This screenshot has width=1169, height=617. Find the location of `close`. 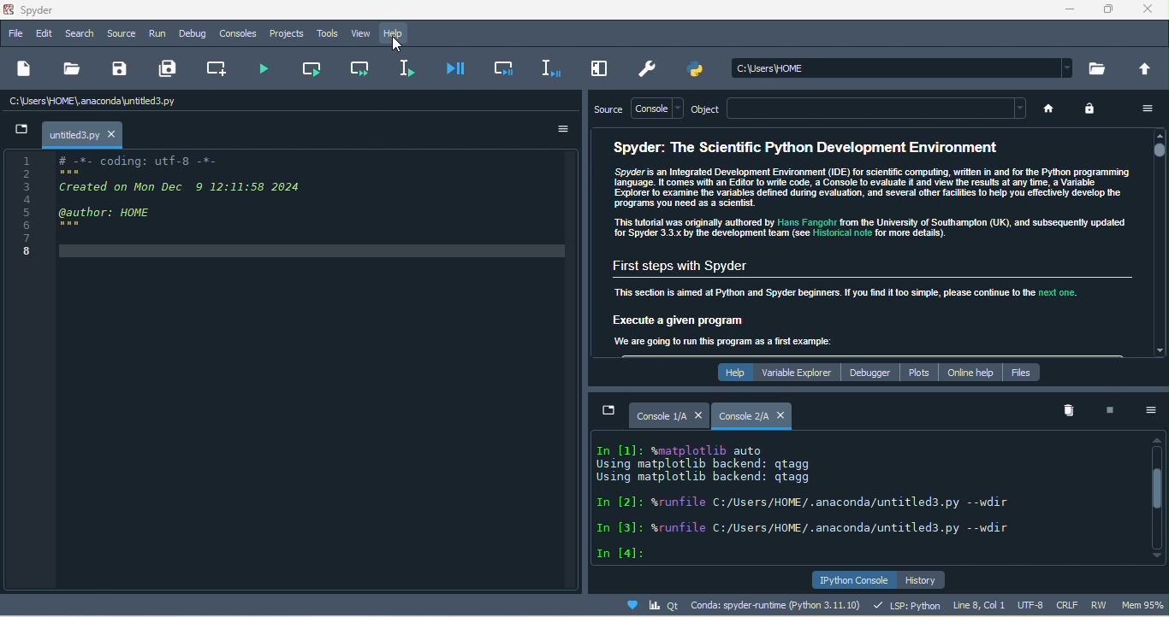

close is located at coordinates (784, 415).